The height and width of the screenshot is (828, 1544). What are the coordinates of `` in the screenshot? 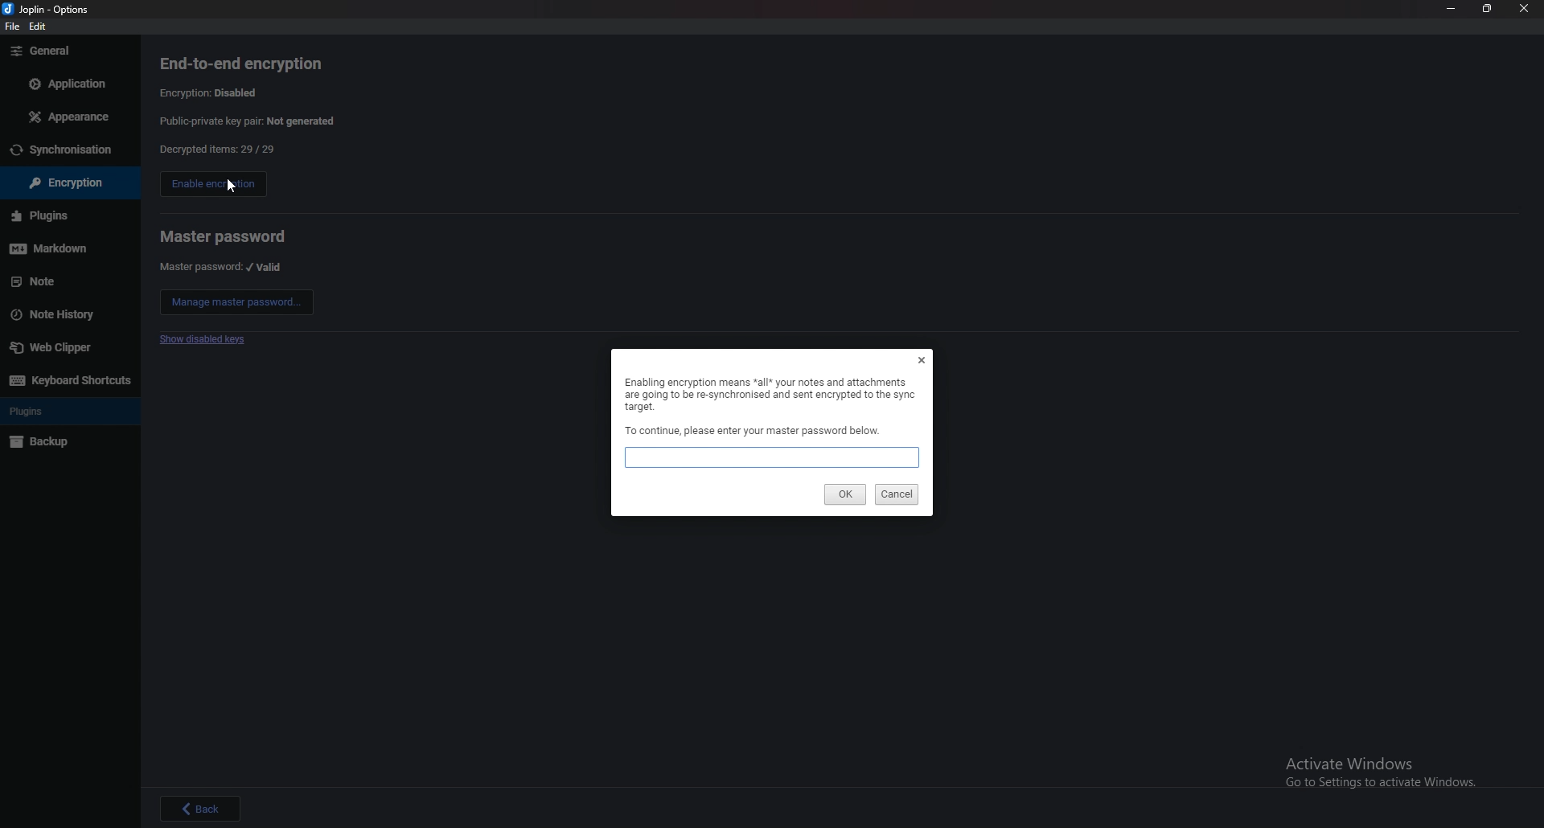 It's located at (47, 251).